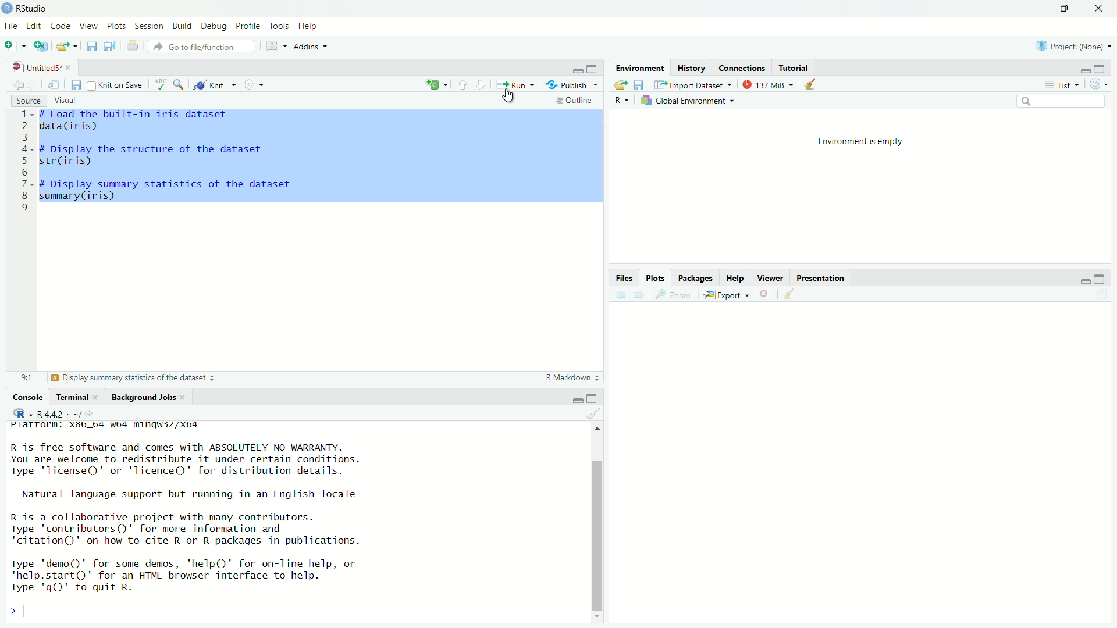  What do you see at coordinates (691, 68) in the screenshot?
I see `History` at bounding box center [691, 68].